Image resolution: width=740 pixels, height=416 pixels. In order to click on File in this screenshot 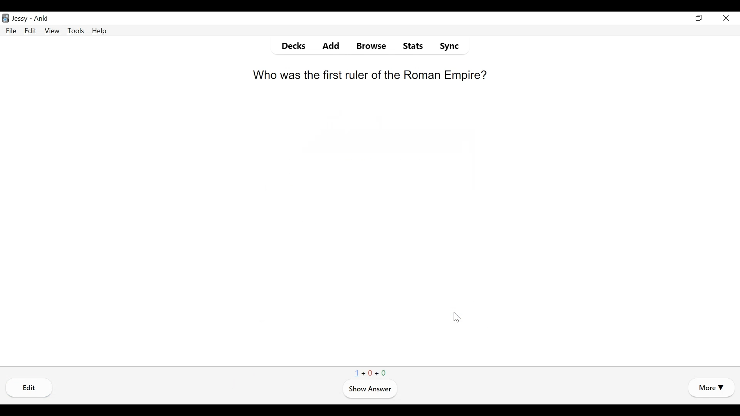, I will do `click(11, 31)`.